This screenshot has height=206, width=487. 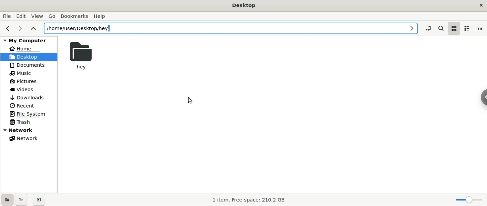 I want to click on my computer, so click(x=28, y=40).